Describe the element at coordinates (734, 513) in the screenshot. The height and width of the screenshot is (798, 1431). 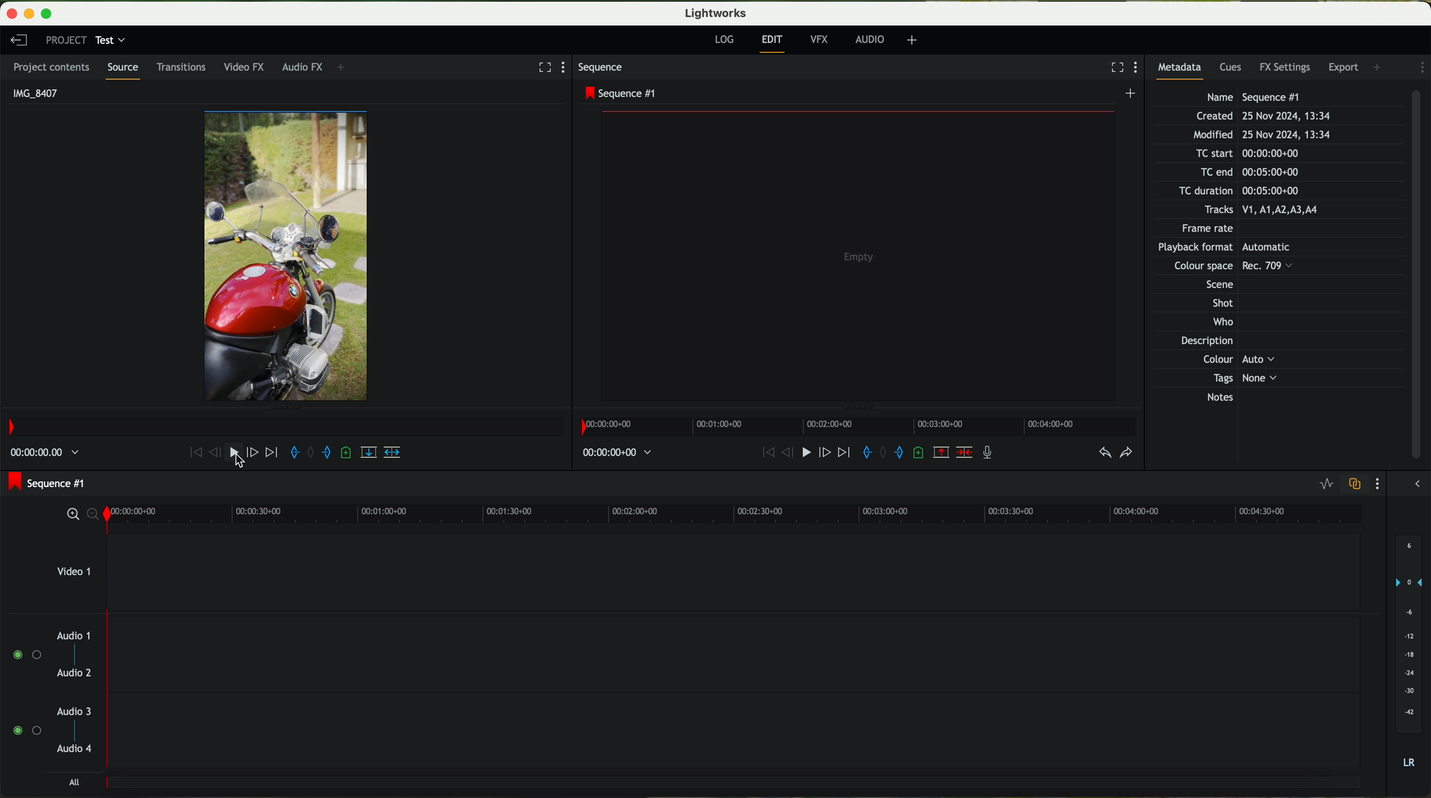
I see `timeline` at that location.